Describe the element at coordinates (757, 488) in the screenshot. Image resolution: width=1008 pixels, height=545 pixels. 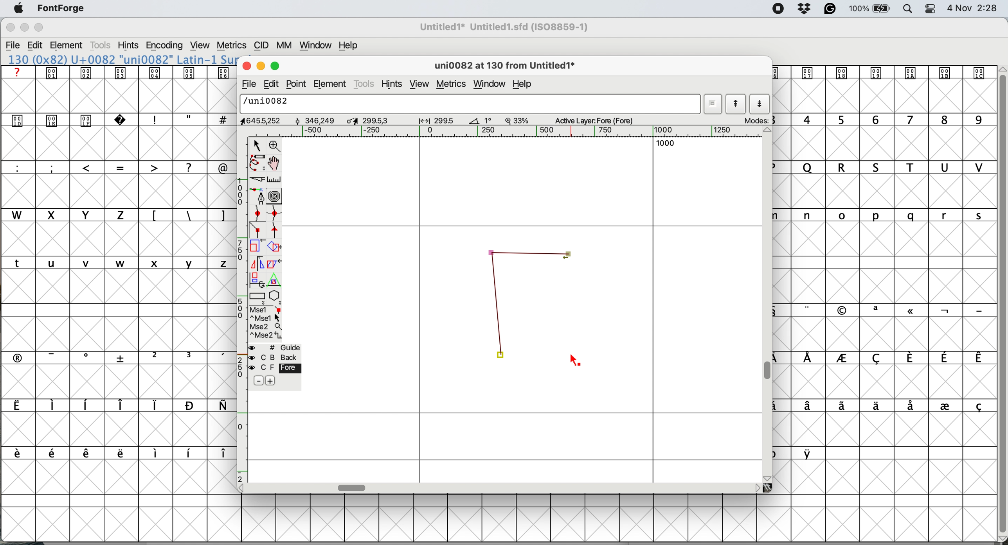
I see `scroll button` at that location.